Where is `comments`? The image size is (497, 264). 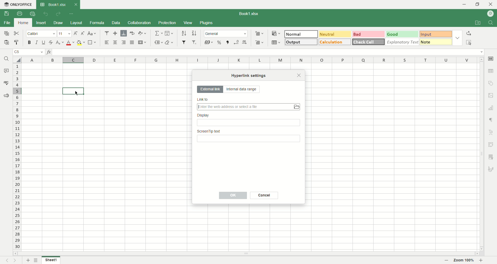 comments is located at coordinates (7, 71).